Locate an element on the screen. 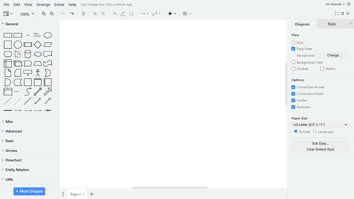 This screenshot has width=354, height=199. note is located at coordinates (7, 73).